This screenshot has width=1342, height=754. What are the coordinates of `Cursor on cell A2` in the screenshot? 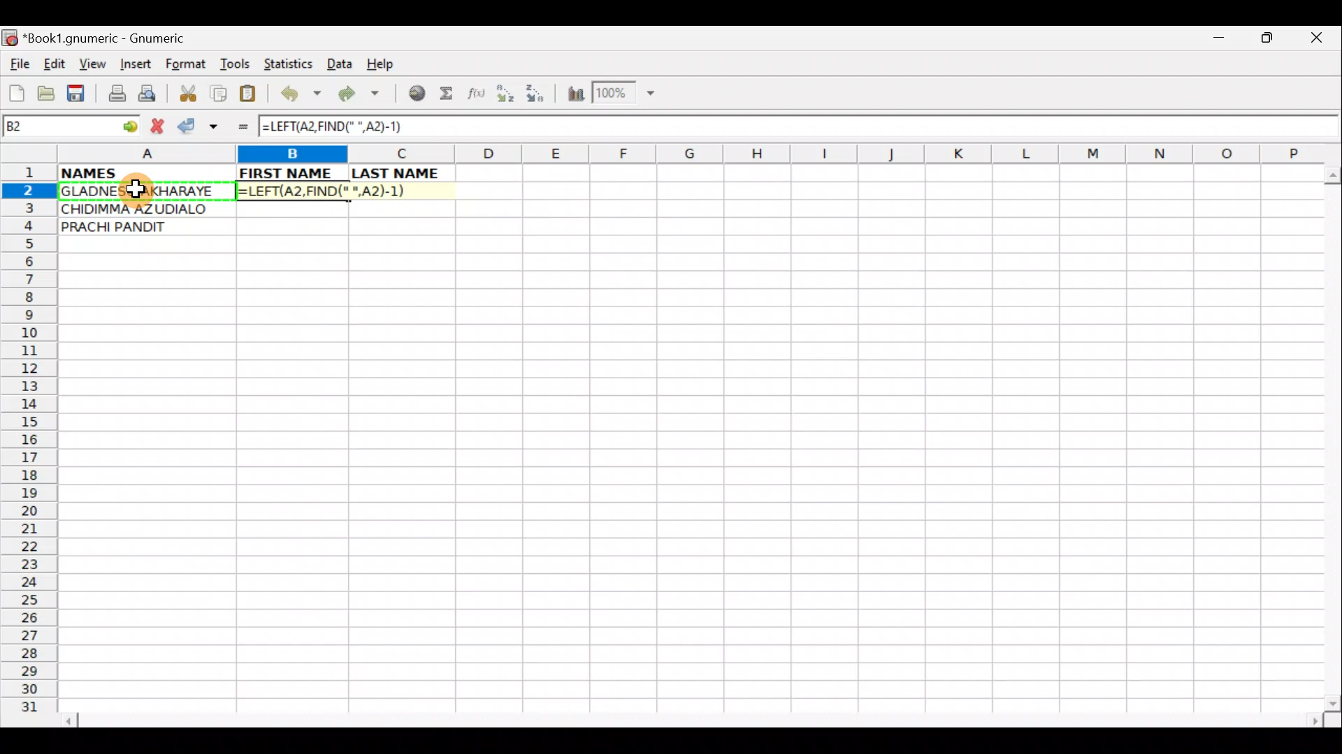 It's located at (138, 190).